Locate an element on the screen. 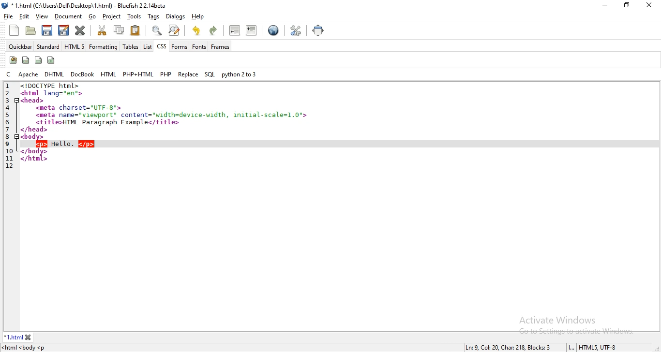 The image size is (661, 352). tables is located at coordinates (131, 46).